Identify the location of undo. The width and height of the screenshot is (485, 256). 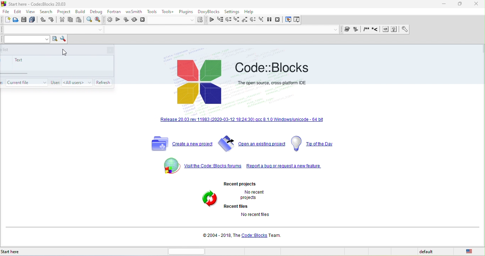
(43, 21).